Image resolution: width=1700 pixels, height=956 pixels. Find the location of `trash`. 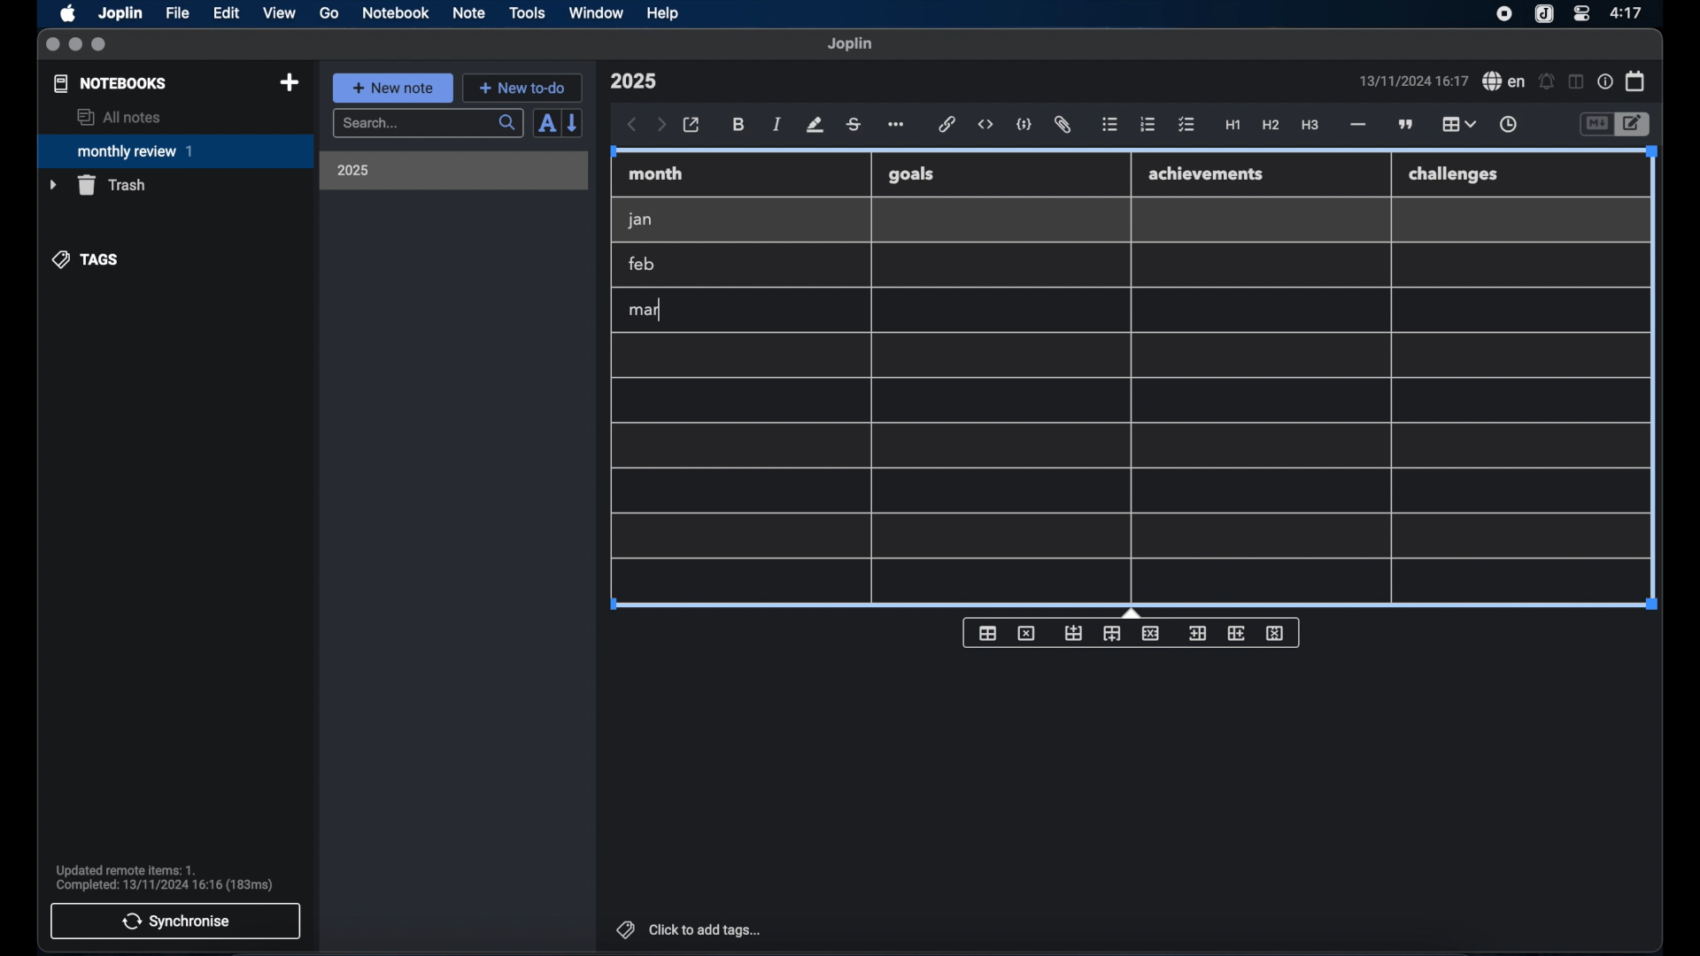

trash is located at coordinates (97, 185).